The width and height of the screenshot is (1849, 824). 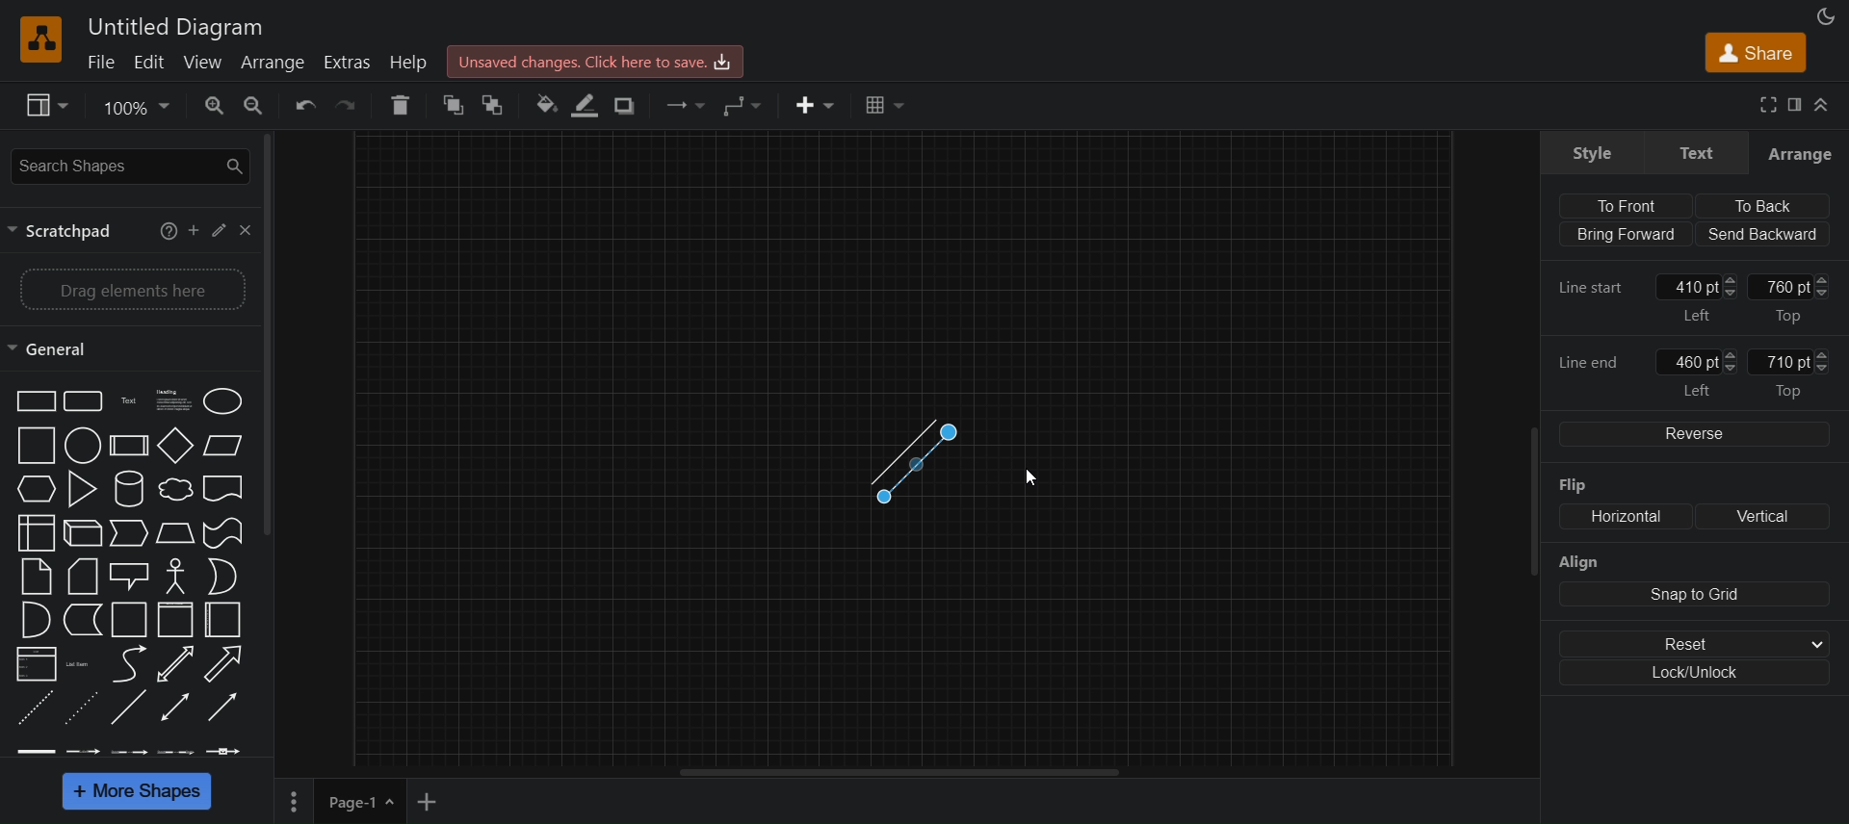 What do you see at coordinates (229, 663) in the screenshot?
I see `Arrow` at bounding box center [229, 663].